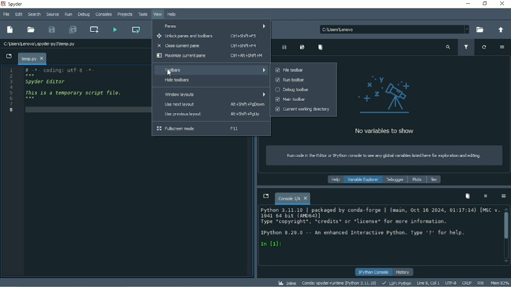 Image resolution: width=511 pixels, height=287 pixels. What do you see at coordinates (339, 283) in the screenshot?
I see `Conda` at bounding box center [339, 283].